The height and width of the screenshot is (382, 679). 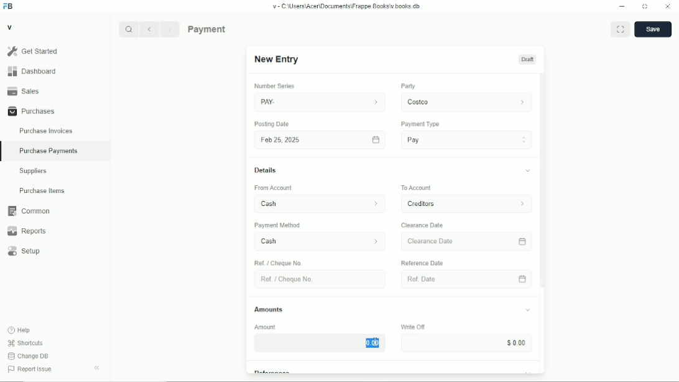 I want to click on Fob 25,2025, so click(x=318, y=139).